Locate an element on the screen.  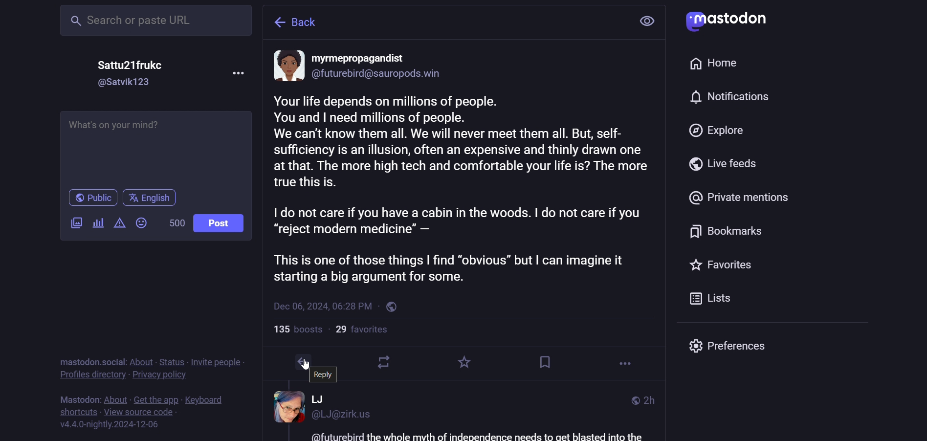
live feed is located at coordinates (724, 163).